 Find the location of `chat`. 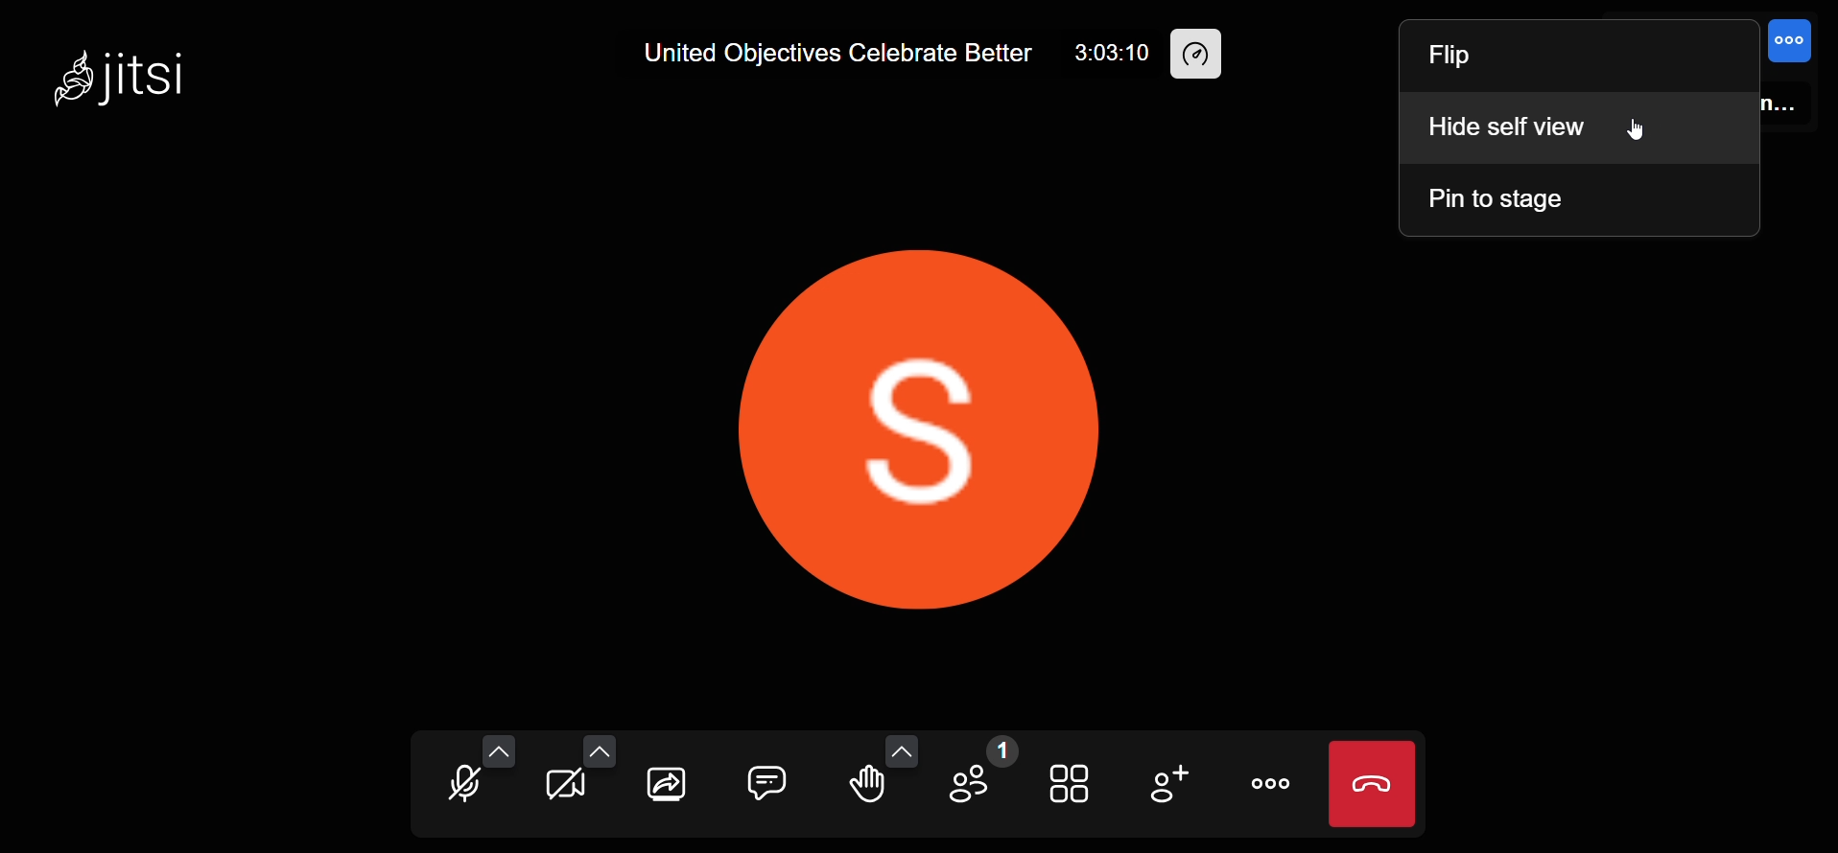

chat is located at coordinates (767, 782).